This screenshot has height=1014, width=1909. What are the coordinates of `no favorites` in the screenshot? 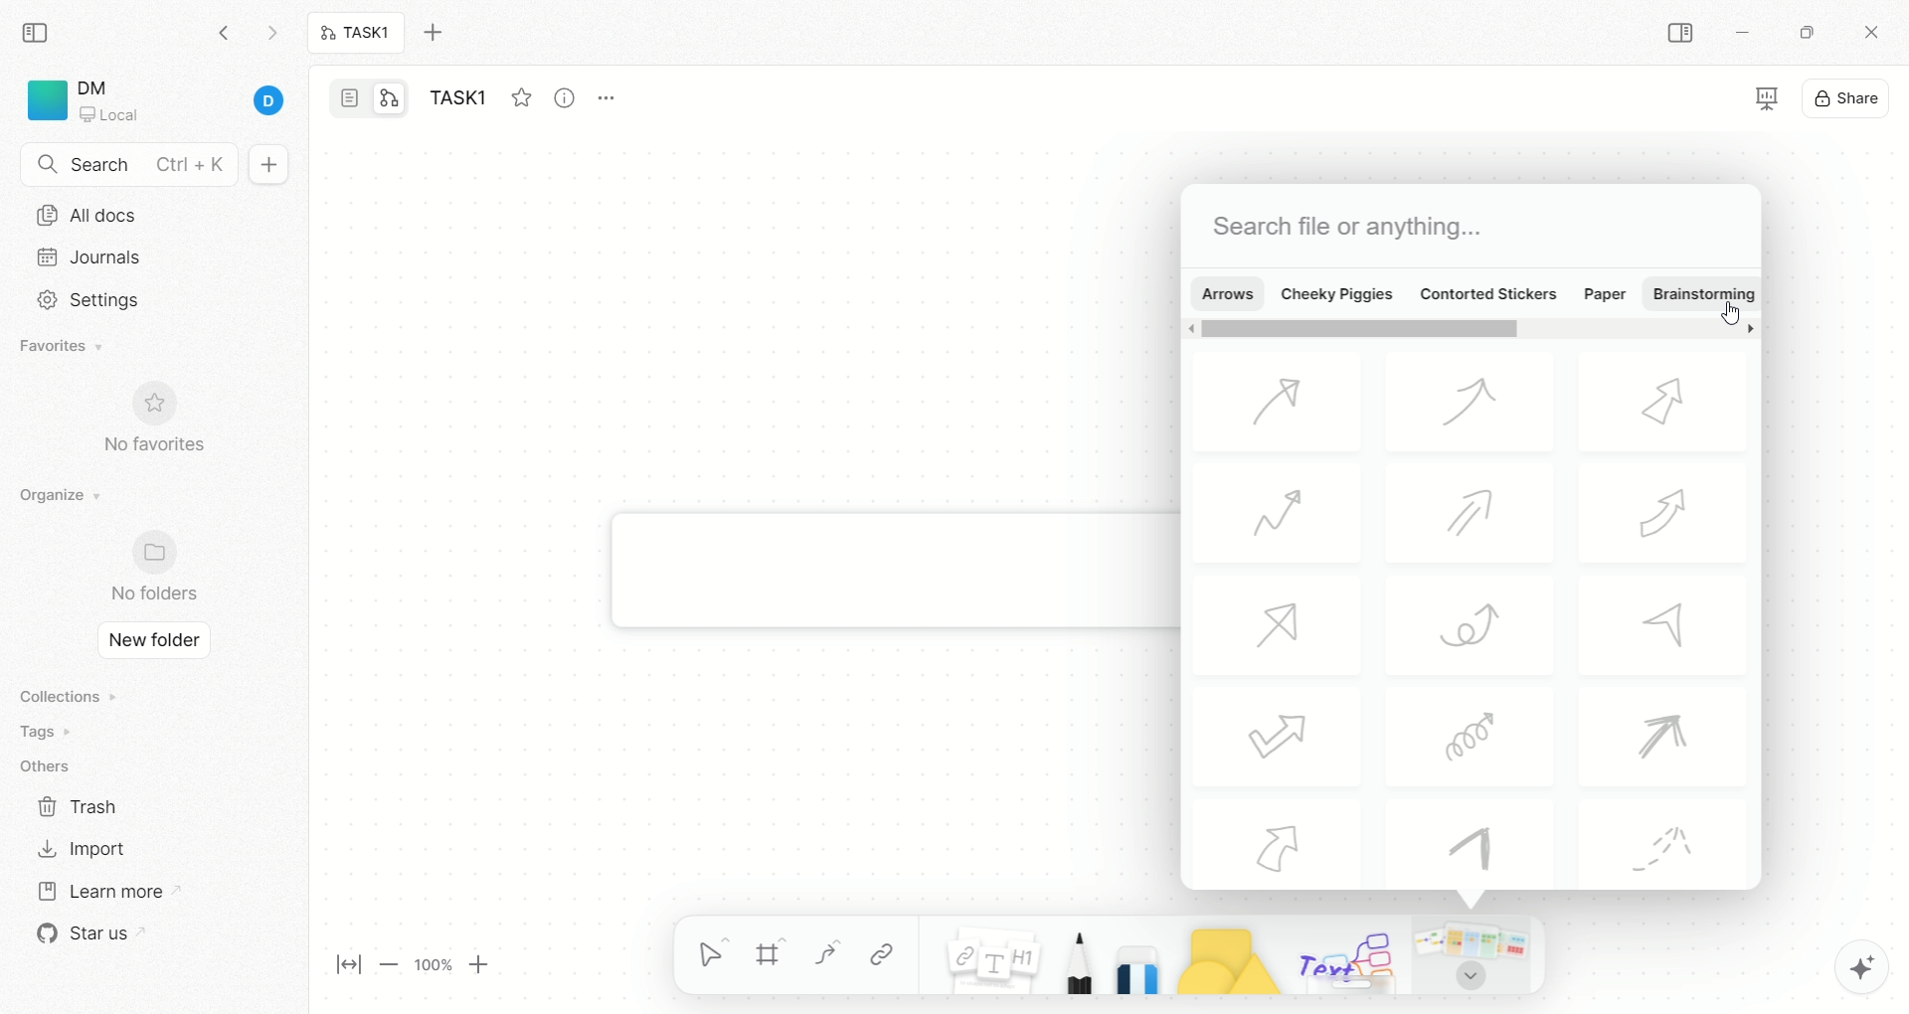 It's located at (164, 429).